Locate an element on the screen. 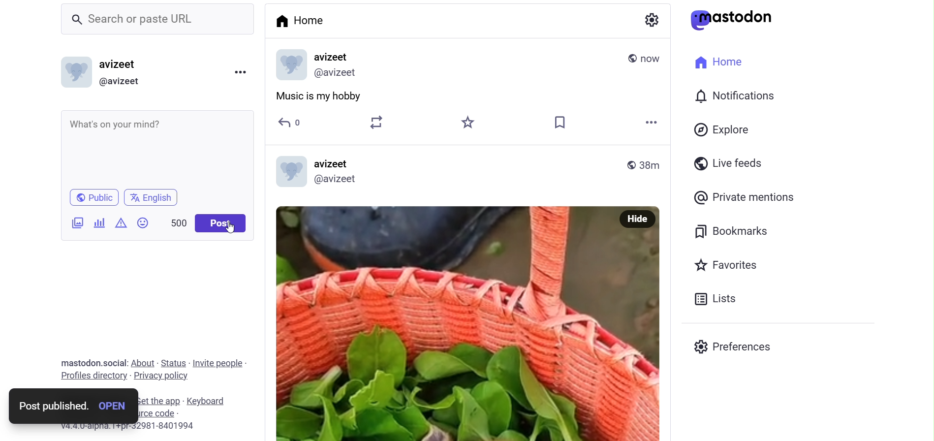 This screenshot has height=441, width=934. mastodon.social is located at coordinates (94, 361).